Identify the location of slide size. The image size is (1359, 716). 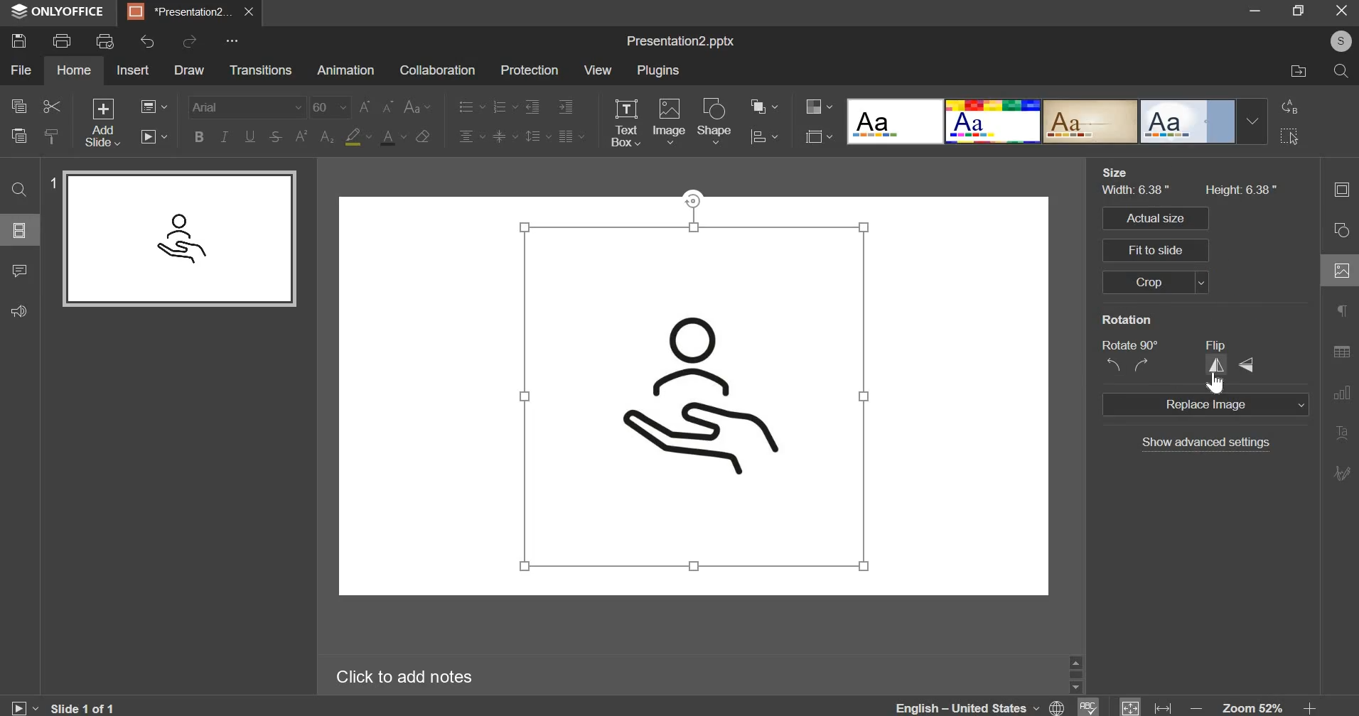
(817, 136).